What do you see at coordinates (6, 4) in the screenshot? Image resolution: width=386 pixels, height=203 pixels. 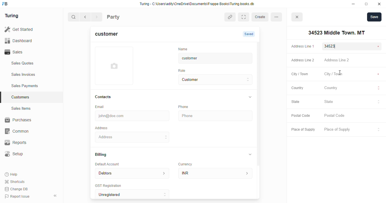 I see `frappebooks logo` at bounding box center [6, 4].